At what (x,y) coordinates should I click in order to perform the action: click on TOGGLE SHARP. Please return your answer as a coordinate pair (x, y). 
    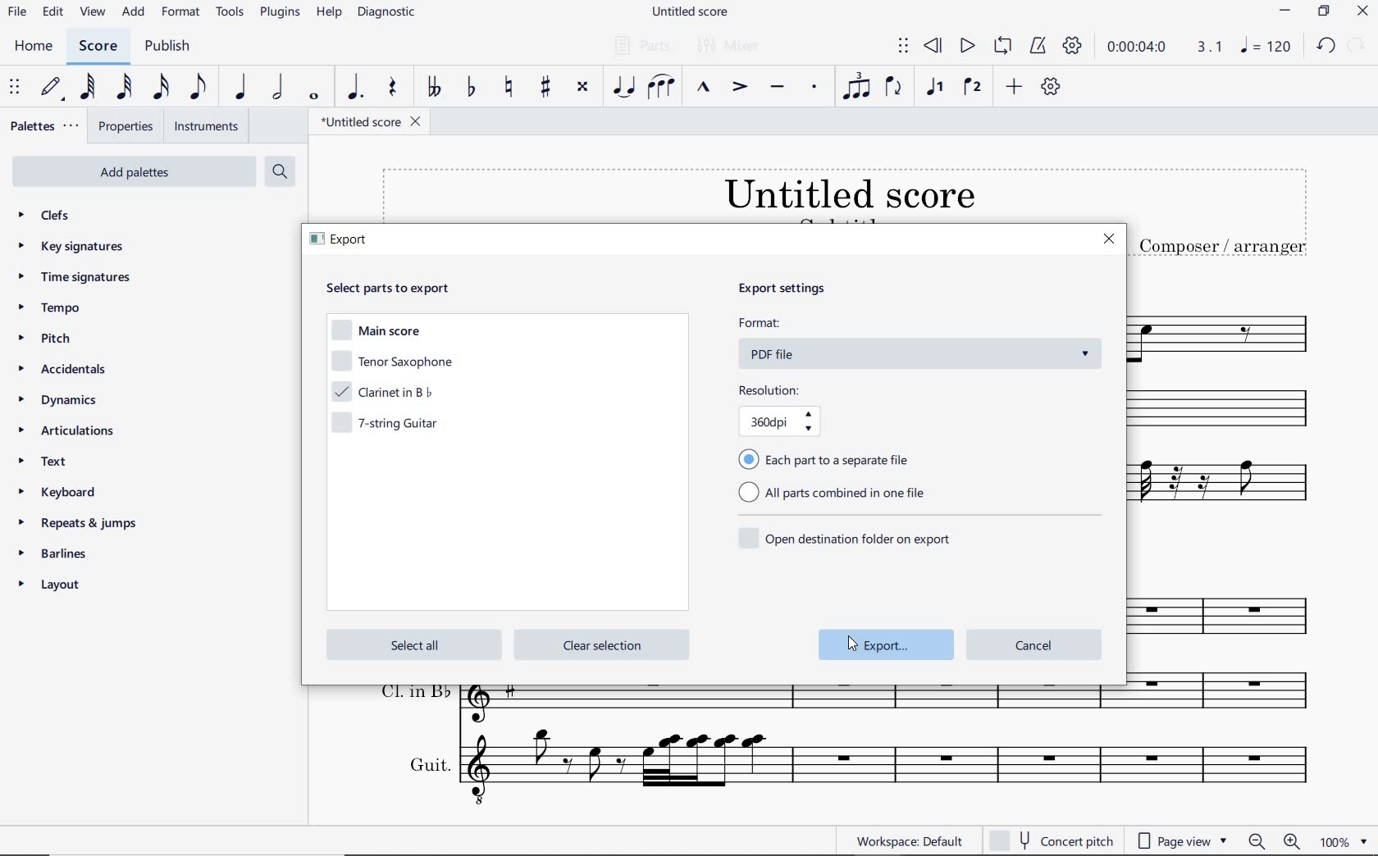
    Looking at the image, I should click on (546, 89).